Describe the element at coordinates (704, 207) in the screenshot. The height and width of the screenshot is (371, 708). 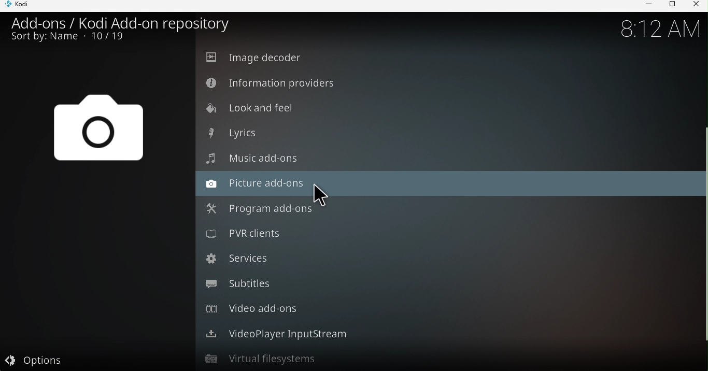
I see `Scroll bar` at that location.